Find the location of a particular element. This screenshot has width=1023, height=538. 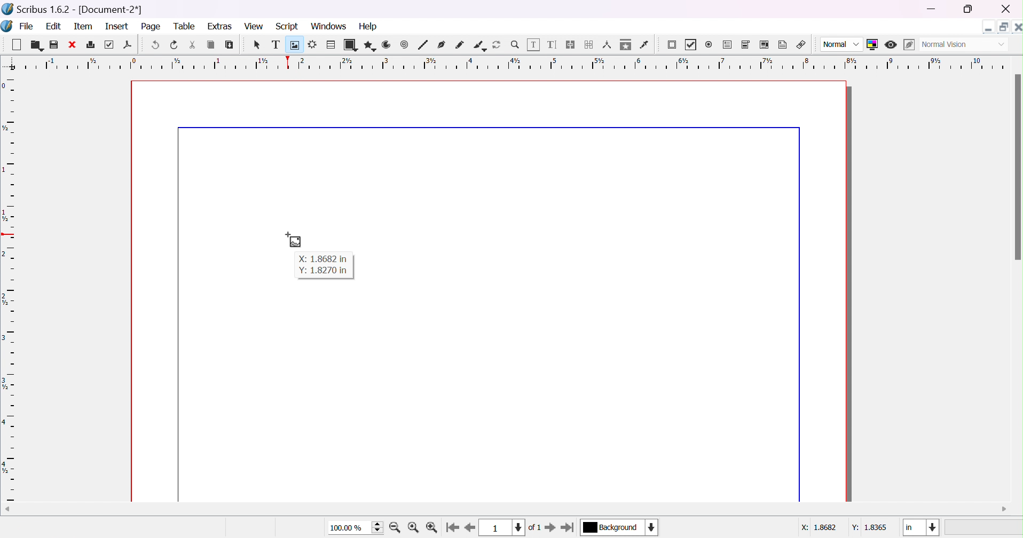

ruler is located at coordinates (9, 289).